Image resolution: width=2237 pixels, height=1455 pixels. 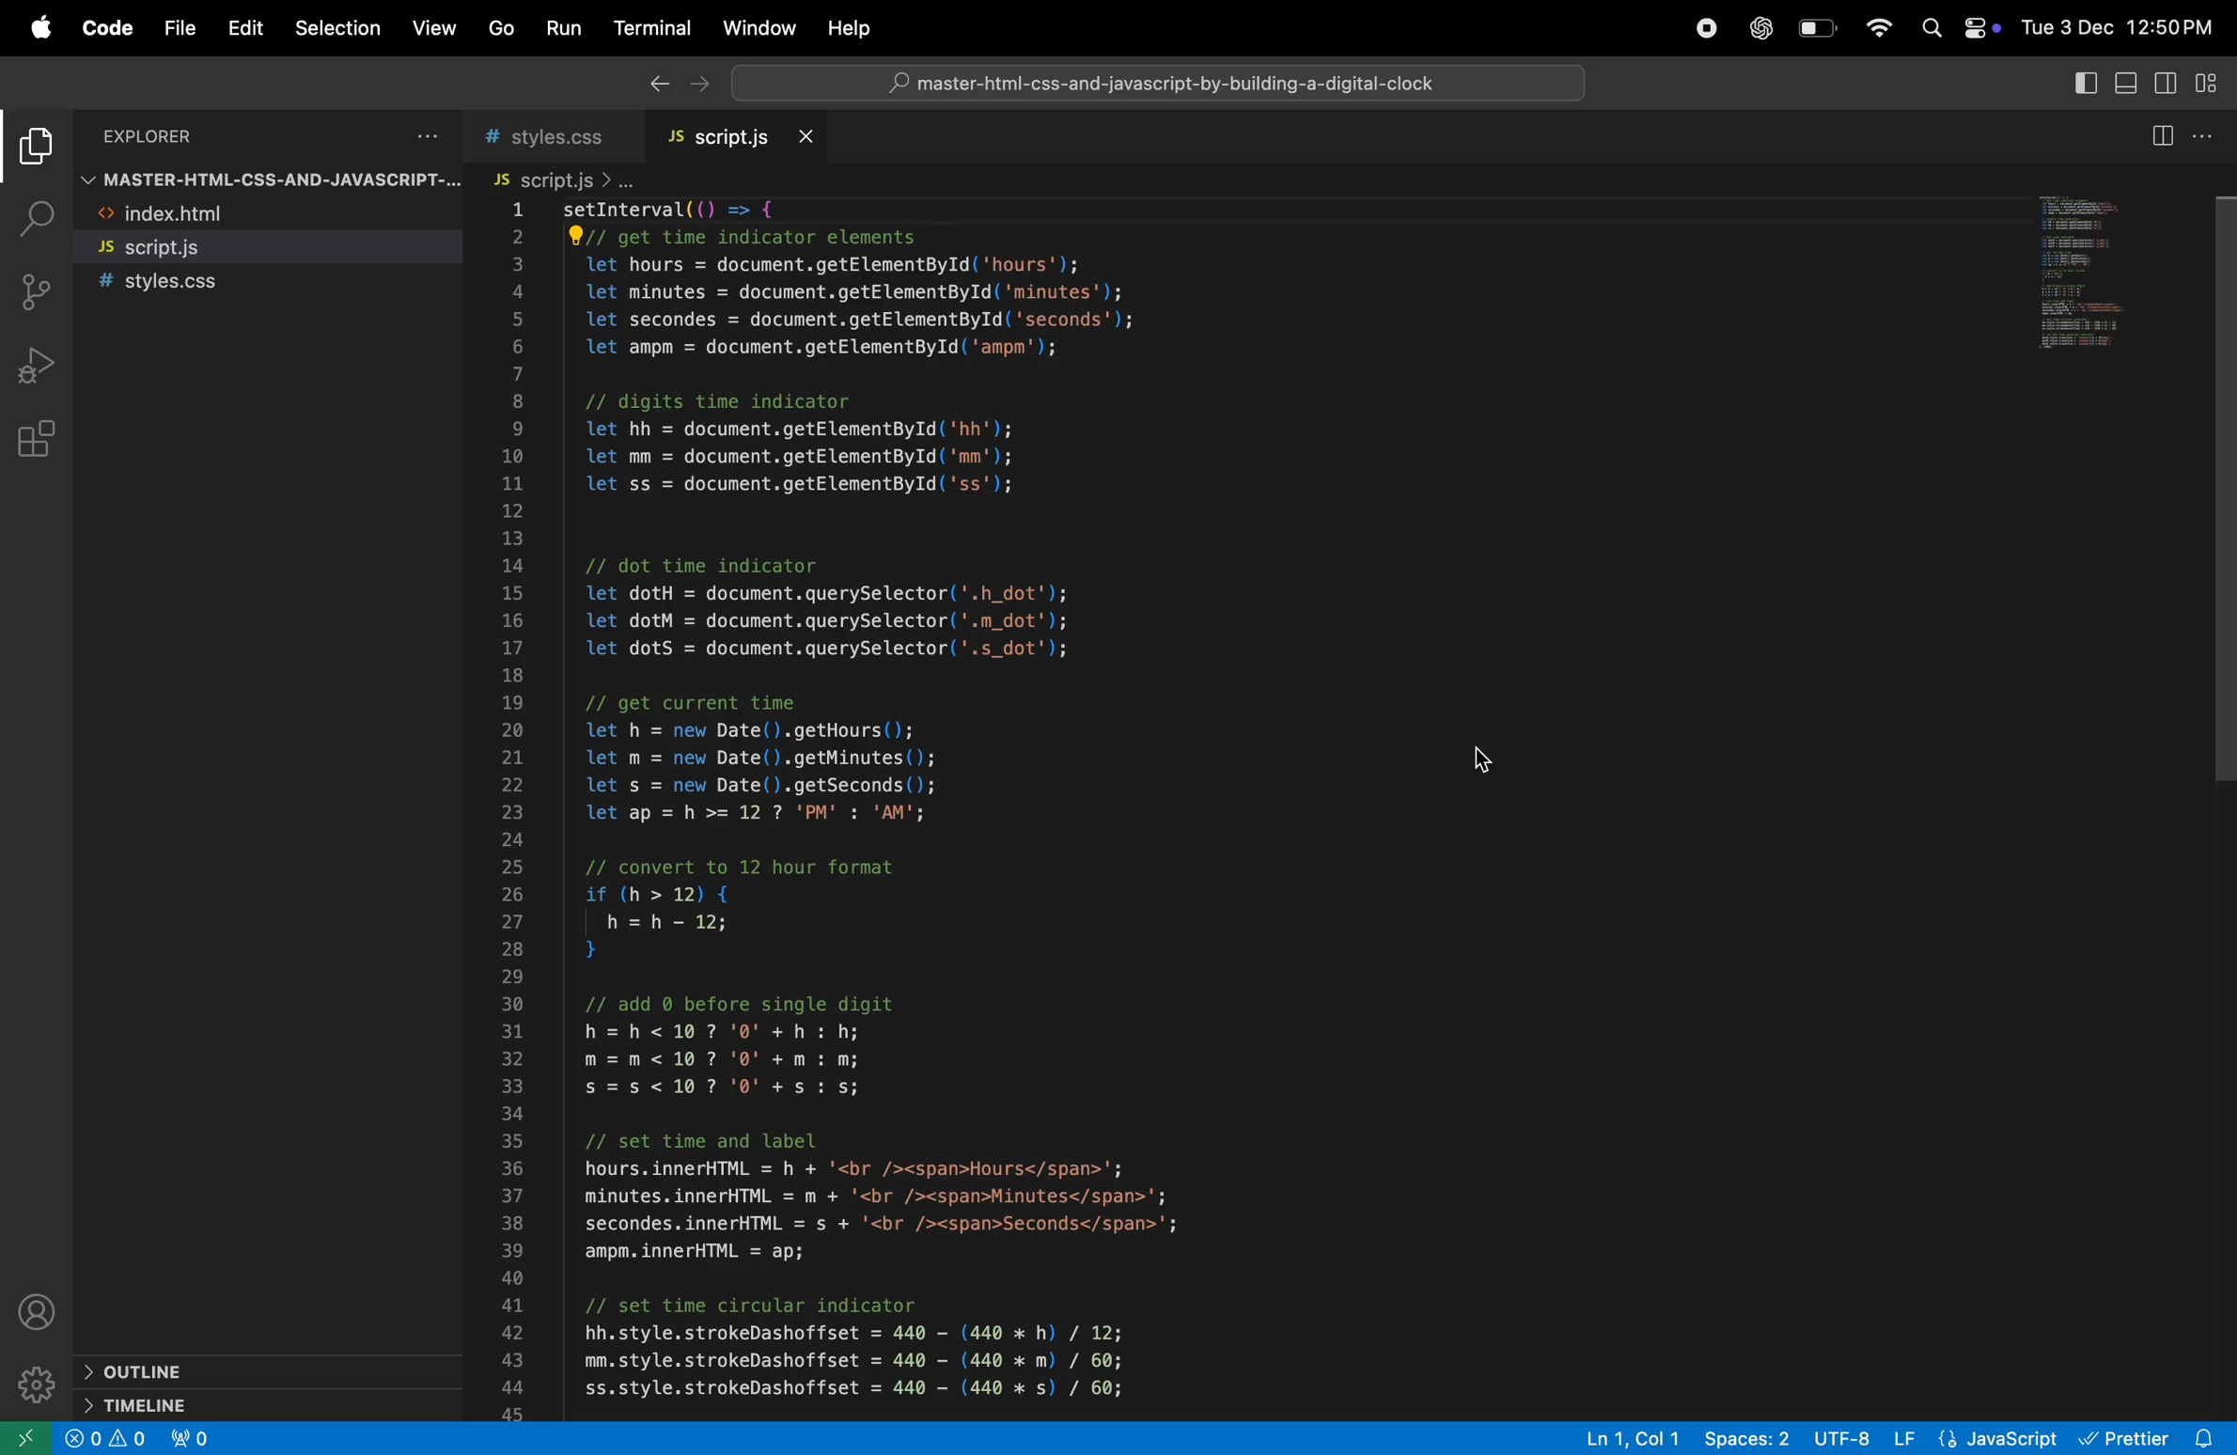 What do you see at coordinates (39, 1308) in the screenshot?
I see `profile` at bounding box center [39, 1308].